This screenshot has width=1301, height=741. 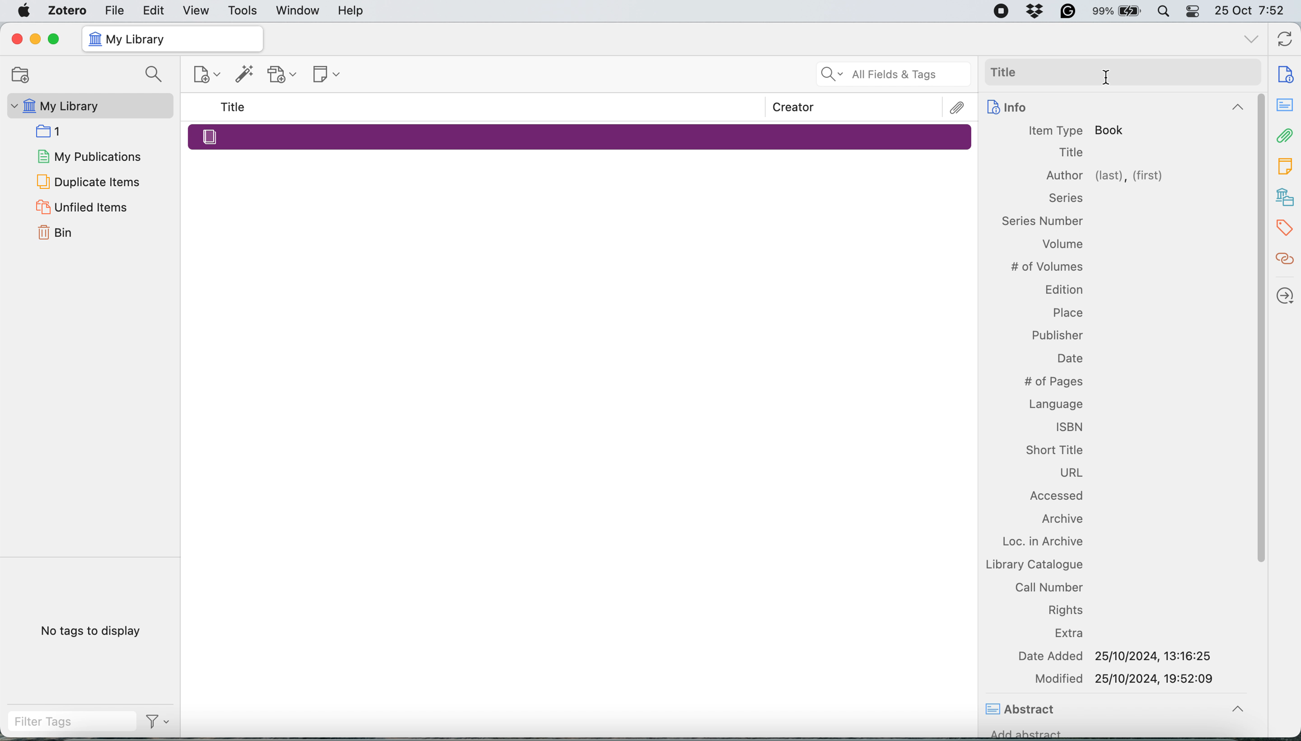 What do you see at coordinates (579, 135) in the screenshot?
I see `Merged Entry` at bounding box center [579, 135].